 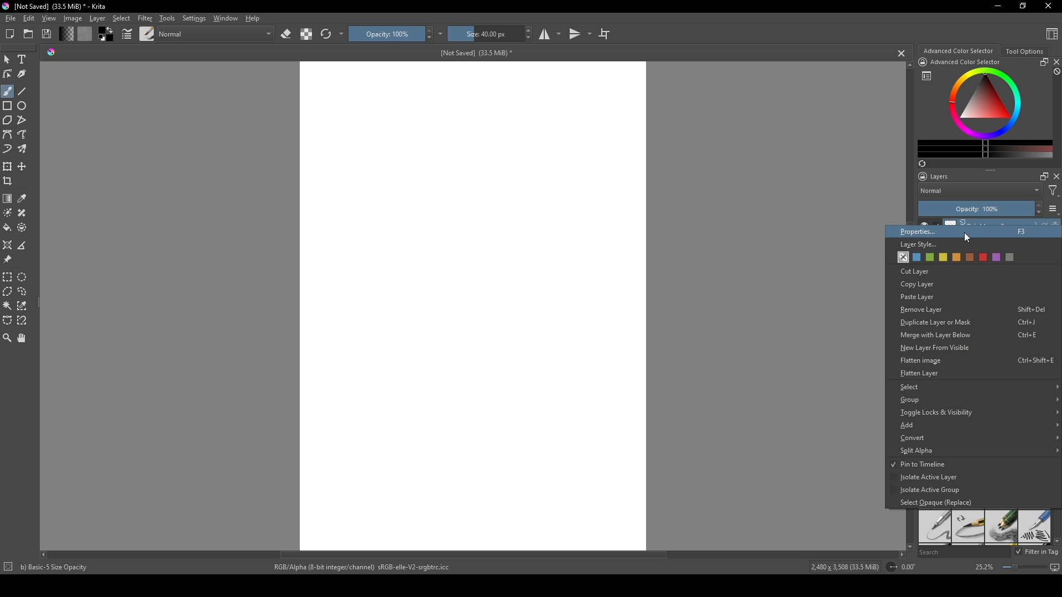 I want to click on purple, so click(x=997, y=258).